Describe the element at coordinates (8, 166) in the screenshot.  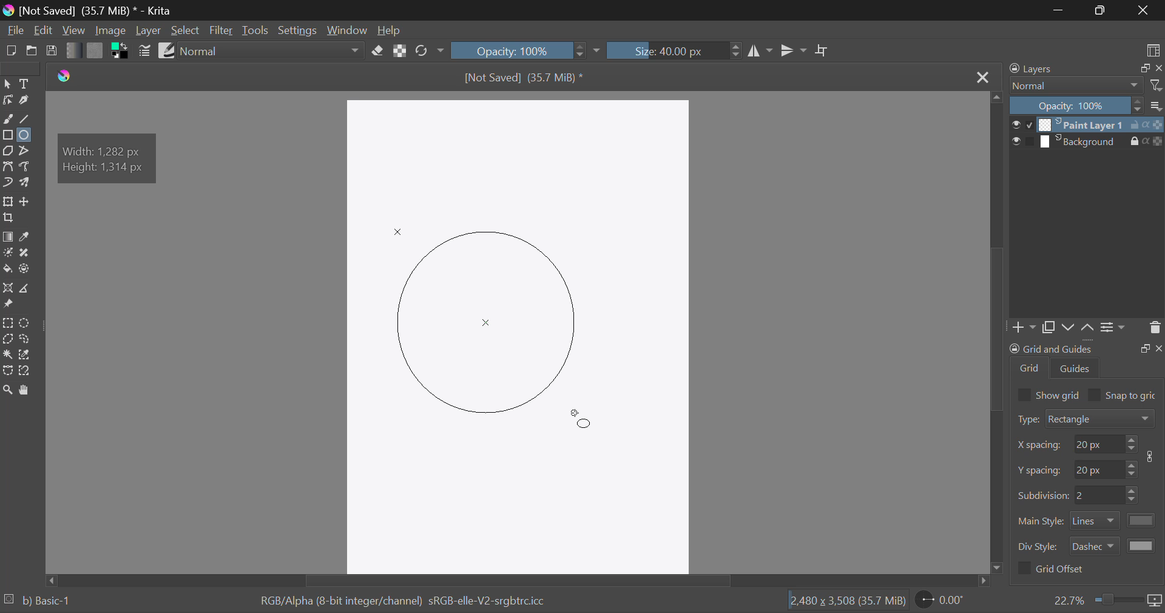
I see `Bezier Curve` at that location.